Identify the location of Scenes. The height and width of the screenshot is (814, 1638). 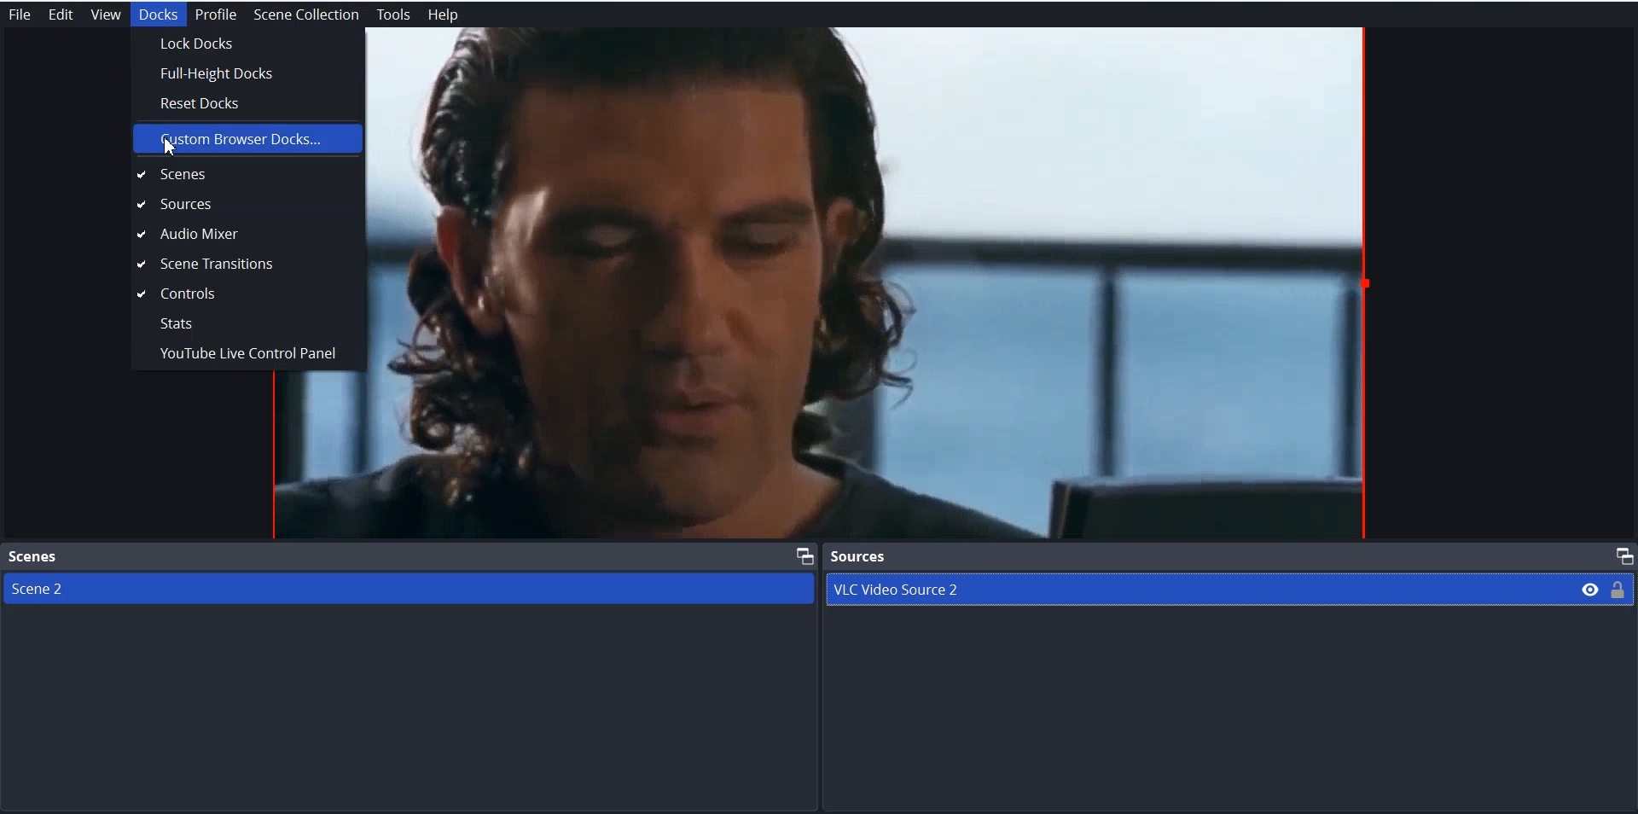
(248, 174).